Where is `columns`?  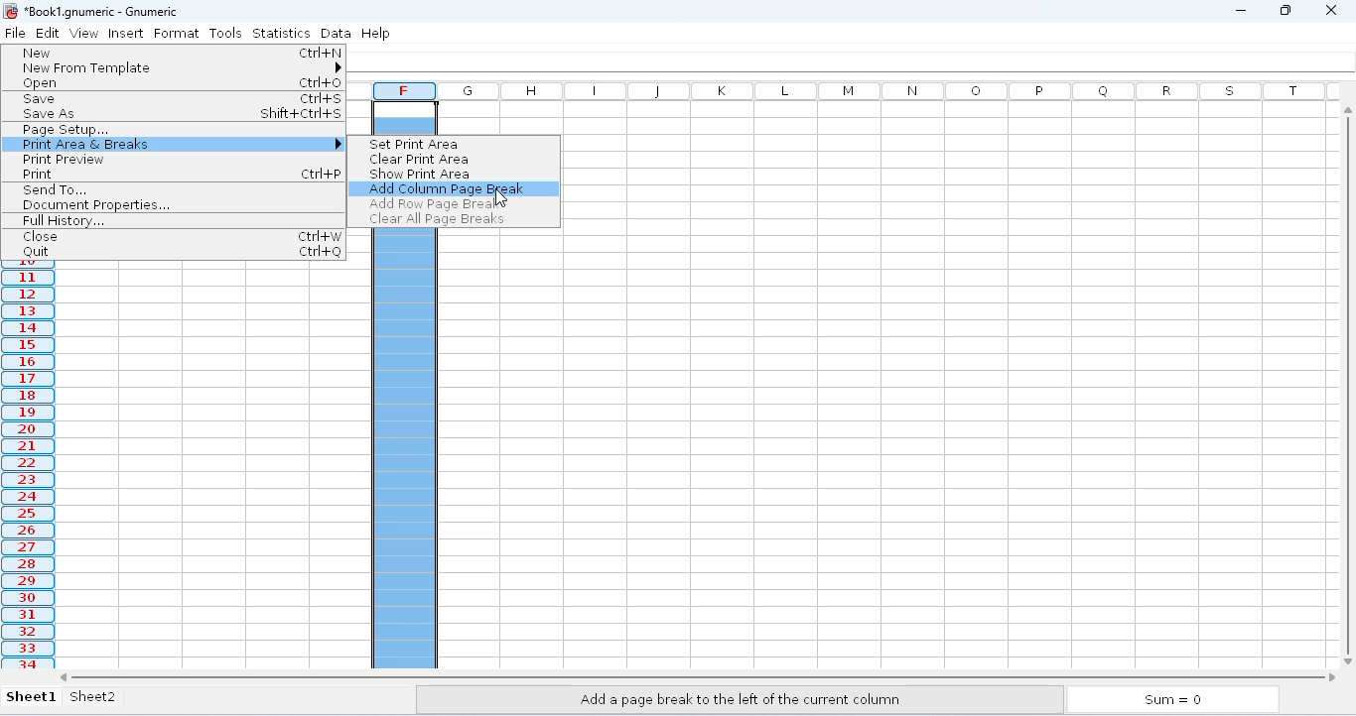
columns is located at coordinates (888, 90).